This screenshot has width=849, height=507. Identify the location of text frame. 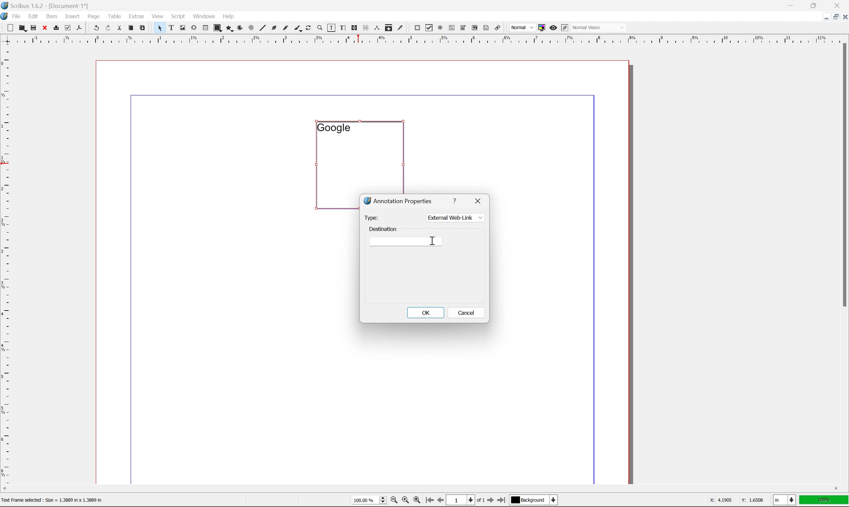
(172, 27).